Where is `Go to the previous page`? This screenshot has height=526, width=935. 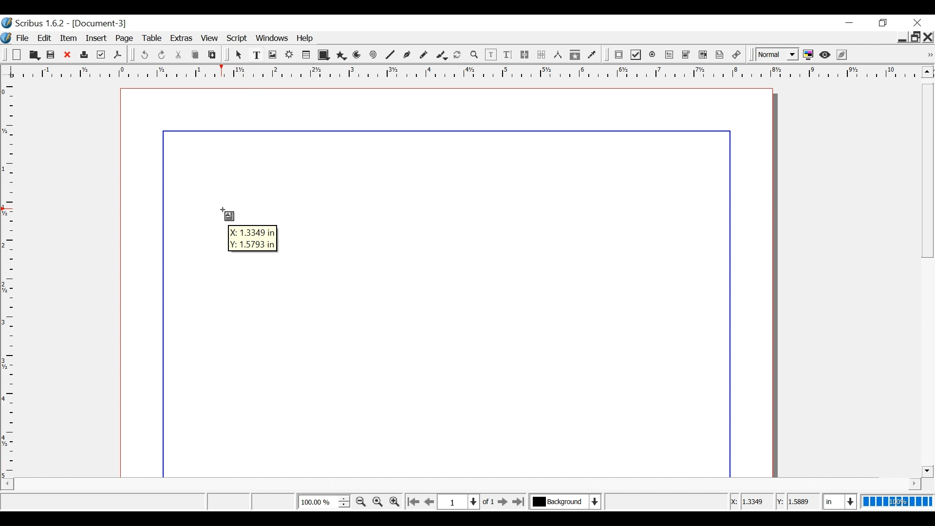
Go to the previous page is located at coordinates (430, 501).